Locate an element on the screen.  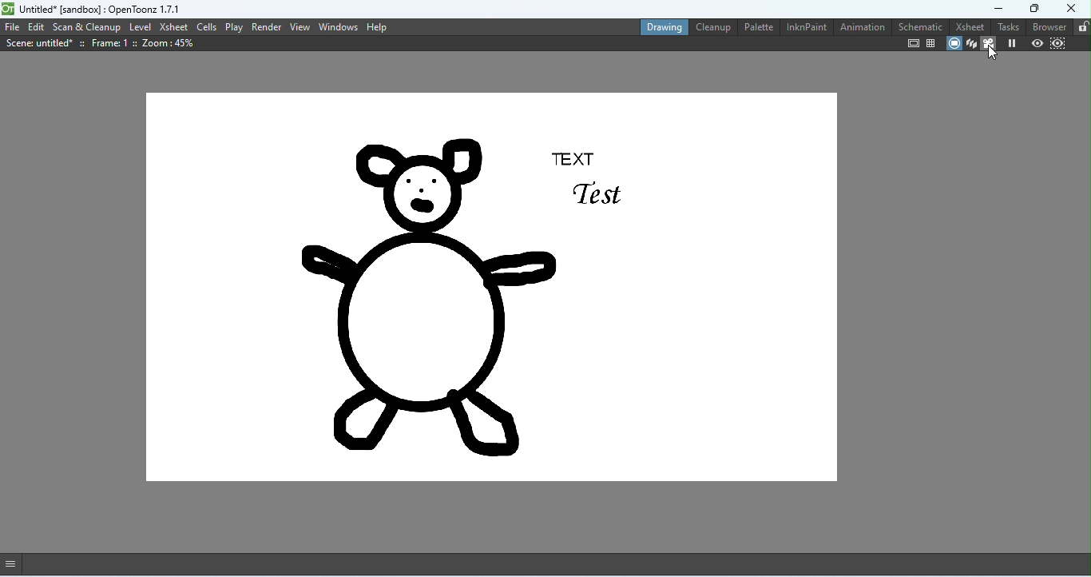
InknPaint is located at coordinates (807, 28).